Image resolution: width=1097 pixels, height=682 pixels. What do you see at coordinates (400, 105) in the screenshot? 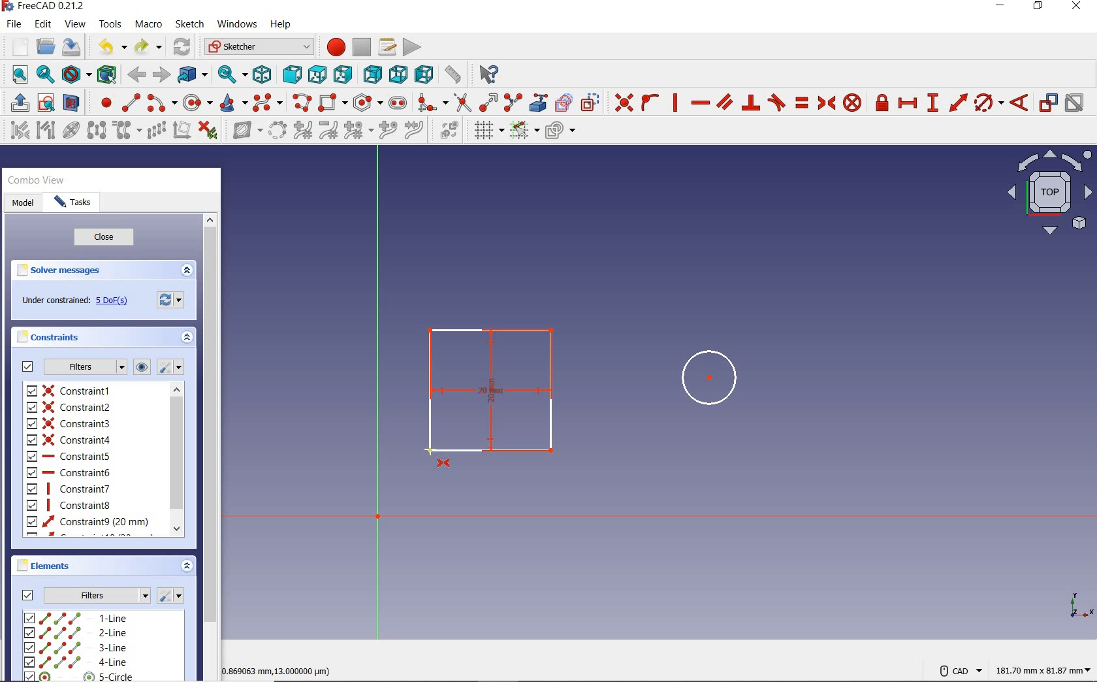
I see `create slot` at bounding box center [400, 105].